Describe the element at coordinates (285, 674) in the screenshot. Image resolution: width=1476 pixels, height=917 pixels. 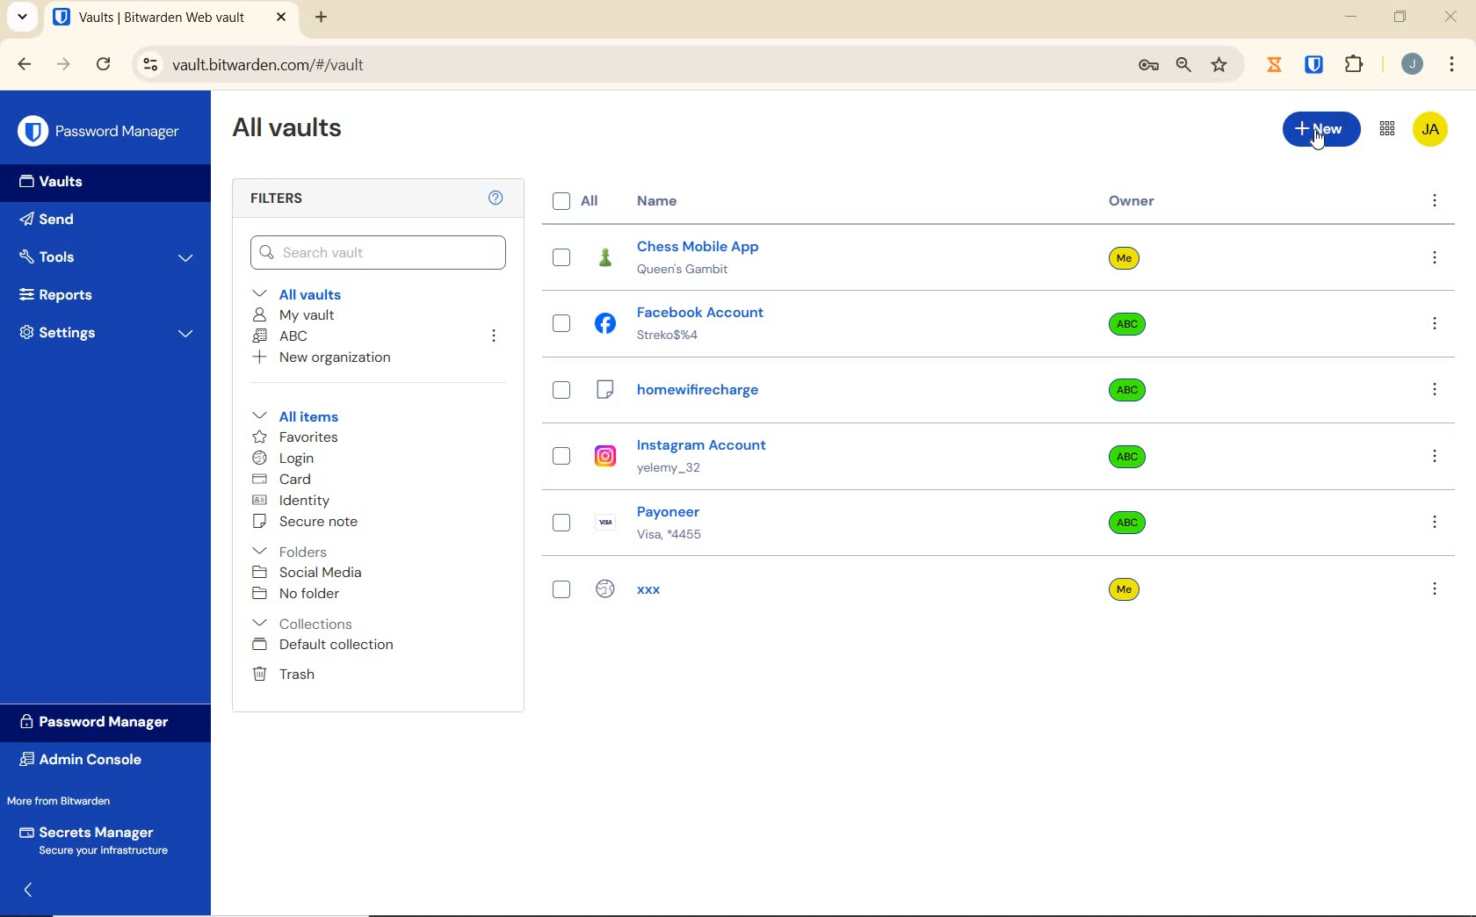
I see `Trash` at that location.